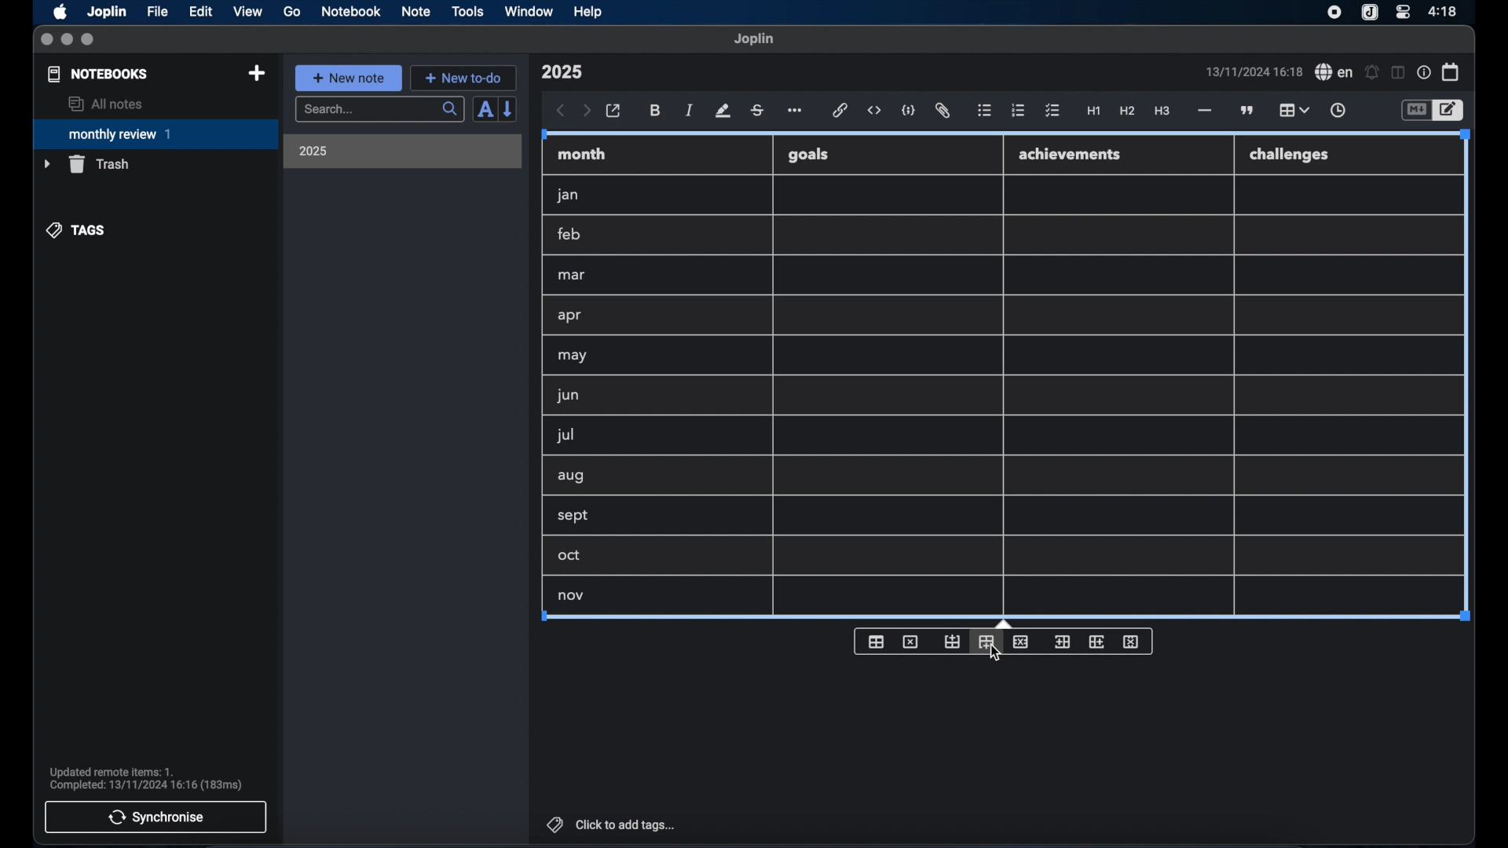  Describe the element at coordinates (796, 111) in the screenshot. I see `more options` at that location.